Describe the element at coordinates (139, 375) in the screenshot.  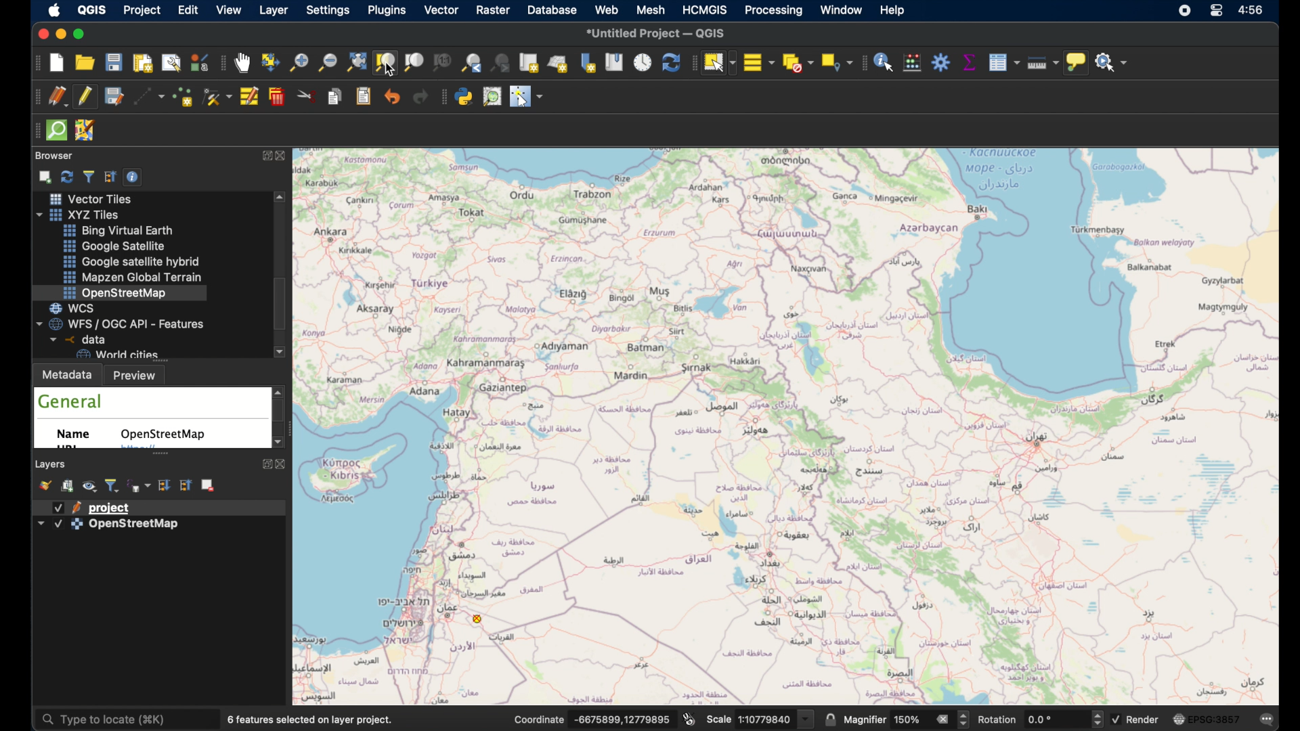
I see `preview` at that location.